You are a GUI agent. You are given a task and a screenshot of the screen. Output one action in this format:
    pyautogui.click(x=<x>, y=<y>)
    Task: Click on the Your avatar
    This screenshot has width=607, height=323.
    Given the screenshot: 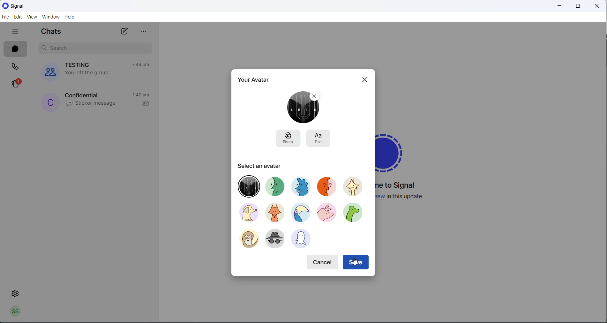 What is the action you would take?
    pyautogui.click(x=255, y=79)
    